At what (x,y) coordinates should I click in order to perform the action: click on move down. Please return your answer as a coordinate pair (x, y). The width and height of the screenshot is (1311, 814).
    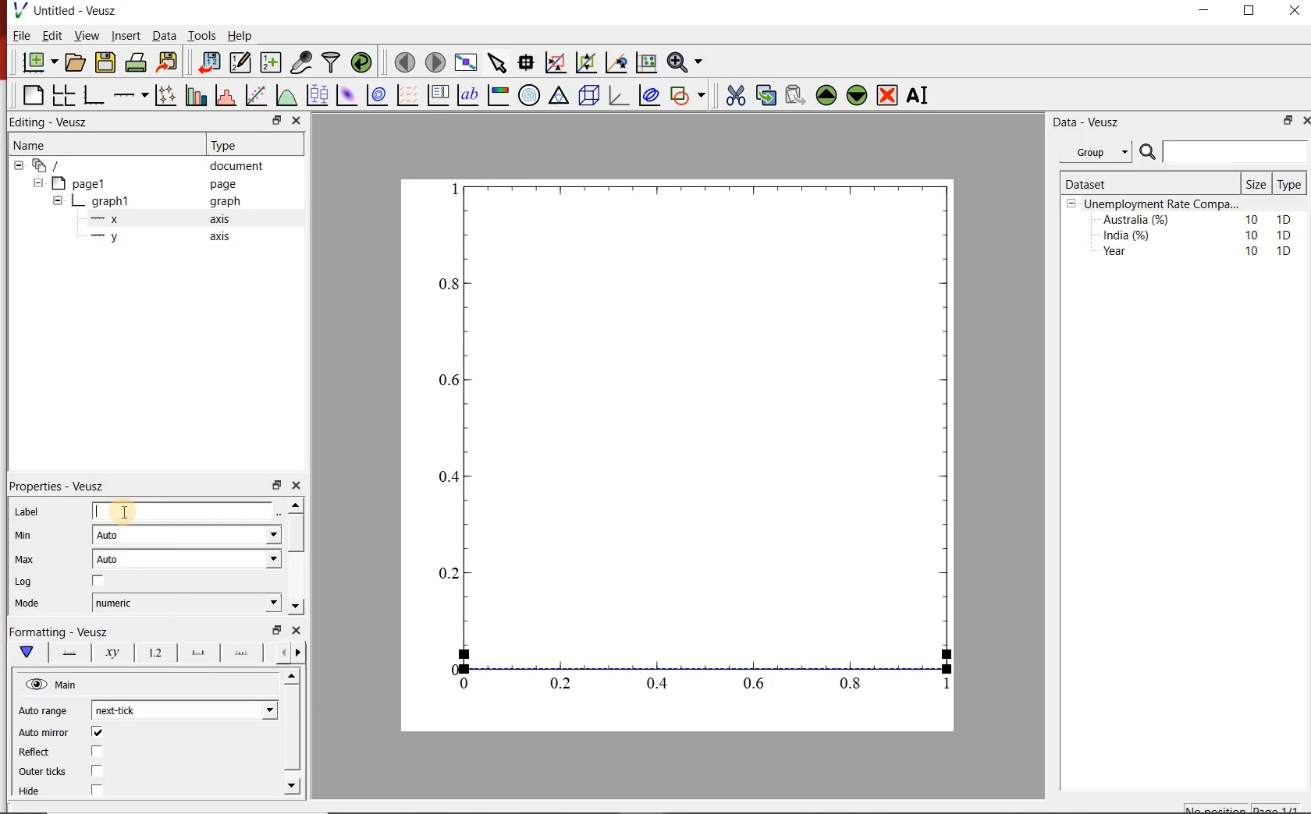
    Looking at the image, I should click on (295, 606).